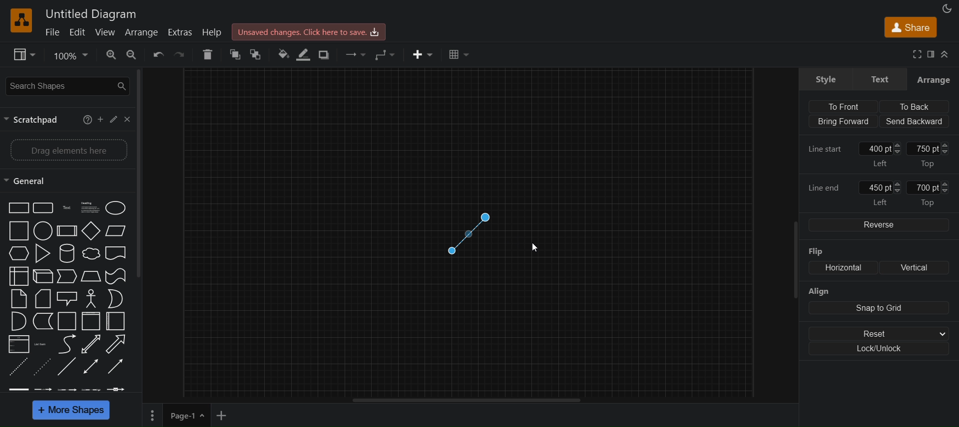 Image resolution: width=959 pixels, height=427 pixels. I want to click on page-1, so click(188, 415).